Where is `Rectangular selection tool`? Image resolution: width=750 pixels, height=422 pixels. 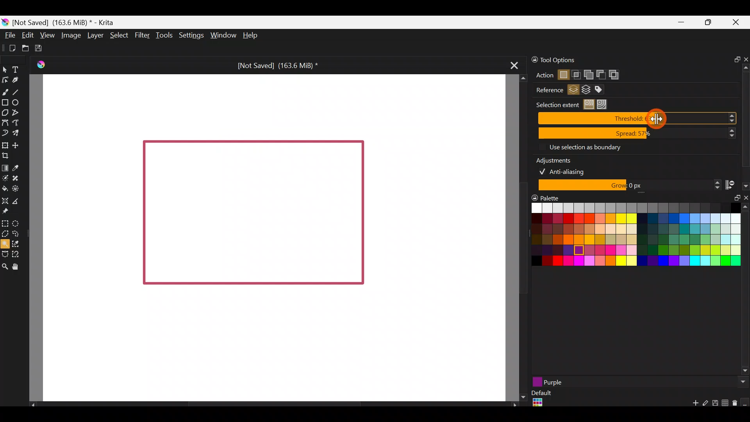 Rectangular selection tool is located at coordinates (7, 224).